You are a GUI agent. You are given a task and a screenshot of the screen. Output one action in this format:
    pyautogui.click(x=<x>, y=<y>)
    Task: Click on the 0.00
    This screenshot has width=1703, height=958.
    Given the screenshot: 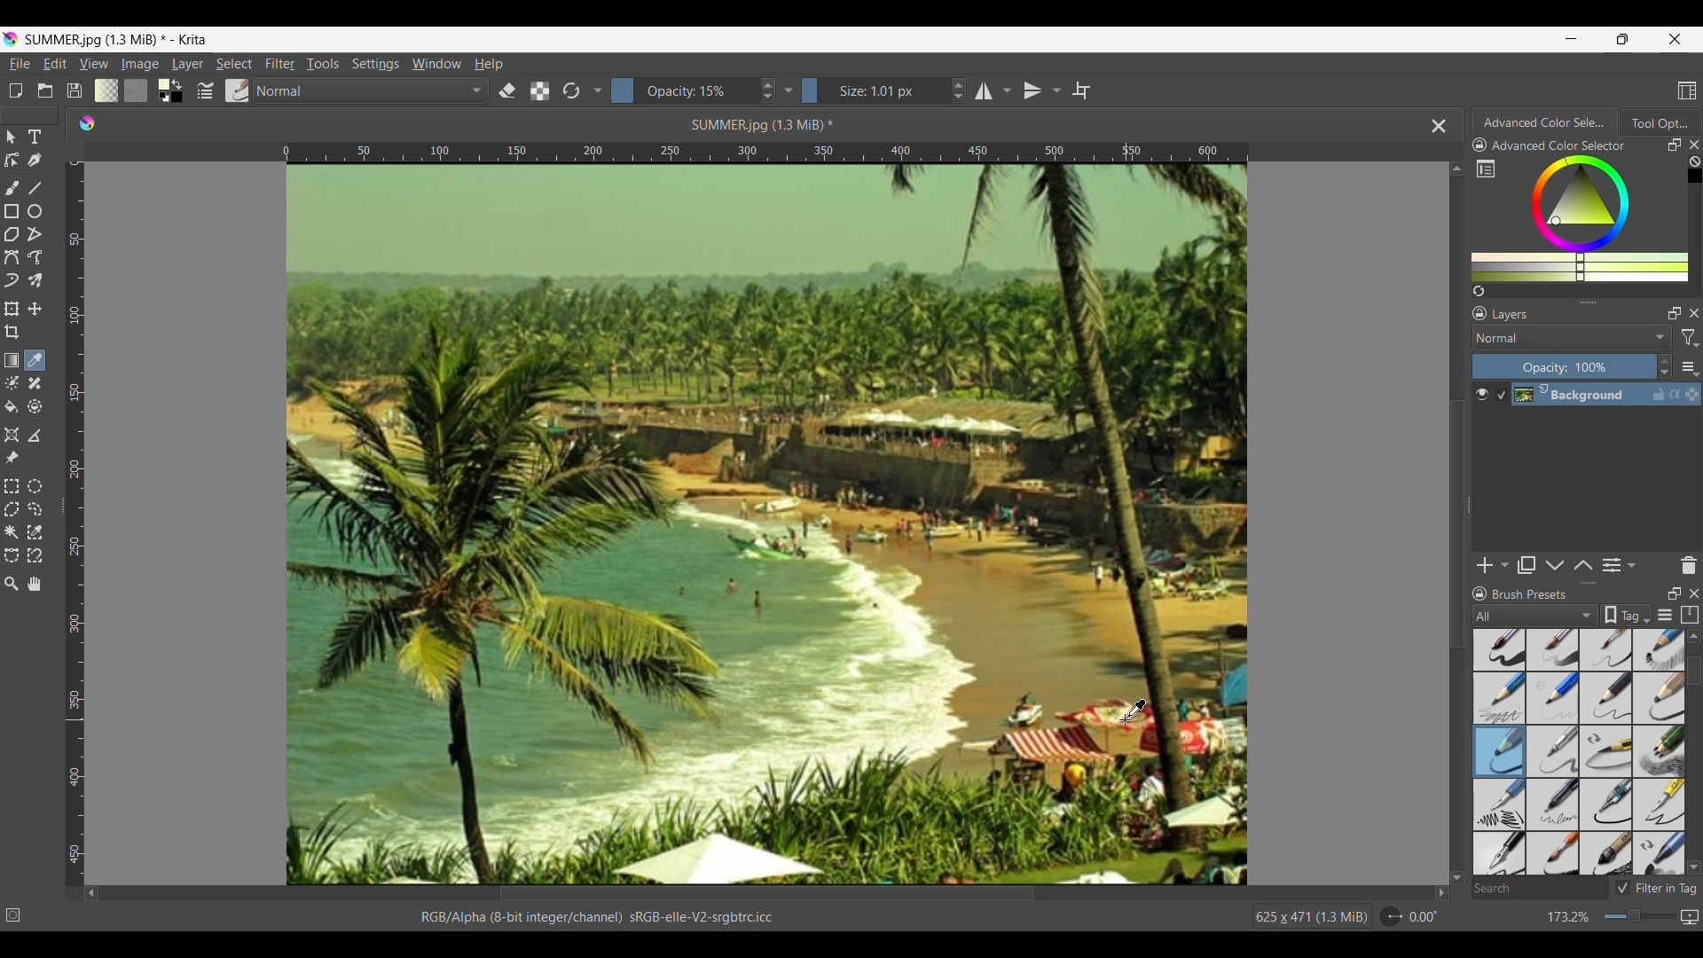 What is the action you would take?
    pyautogui.click(x=1424, y=917)
    